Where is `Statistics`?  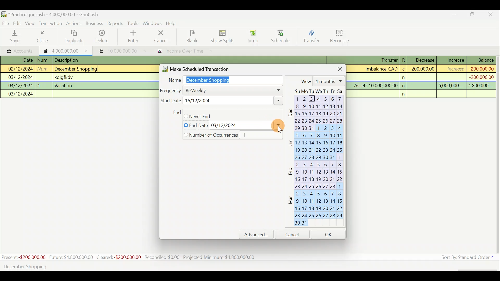 Statistics is located at coordinates (129, 257).